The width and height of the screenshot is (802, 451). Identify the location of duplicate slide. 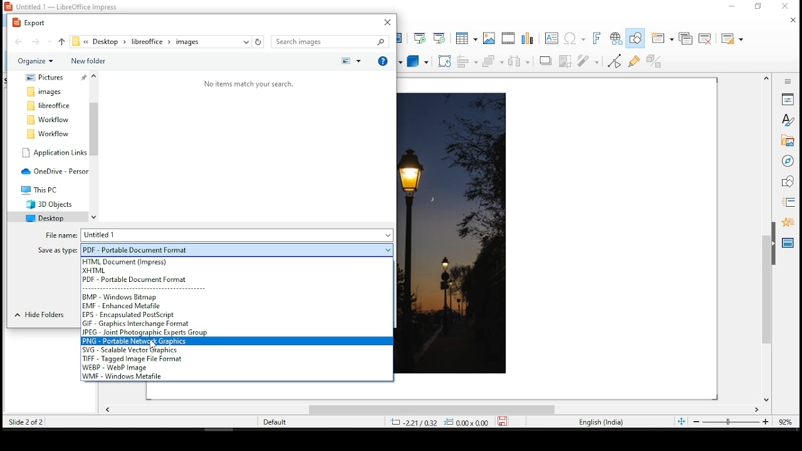
(687, 39).